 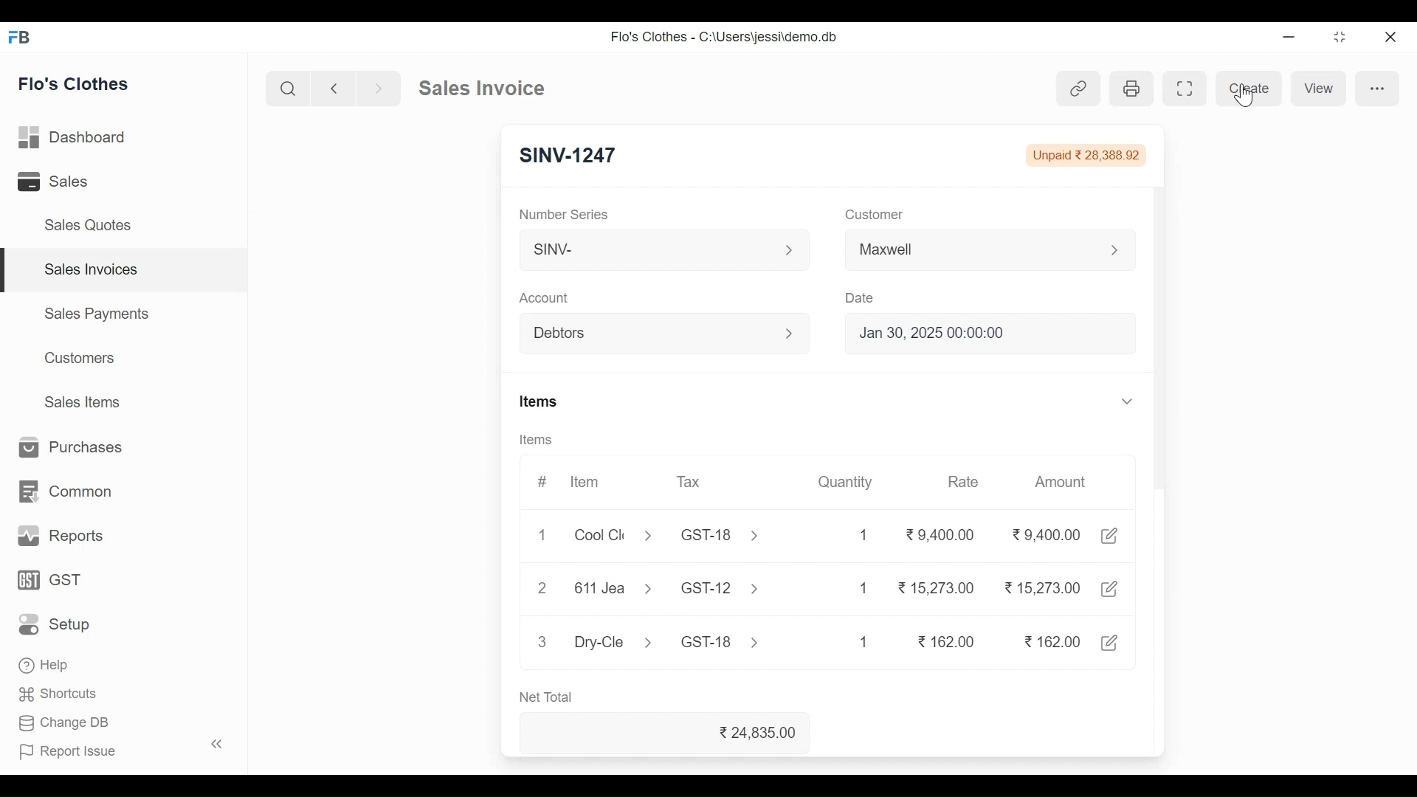 What do you see at coordinates (1128, 401) in the screenshot?
I see `Expand` at bounding box center [1128, 401].